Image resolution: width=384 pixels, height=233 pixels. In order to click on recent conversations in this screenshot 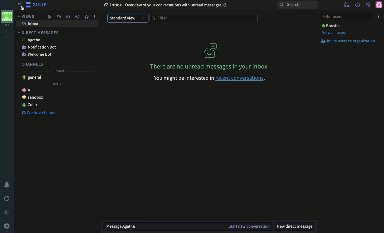, I will do `click(209, 78)`.